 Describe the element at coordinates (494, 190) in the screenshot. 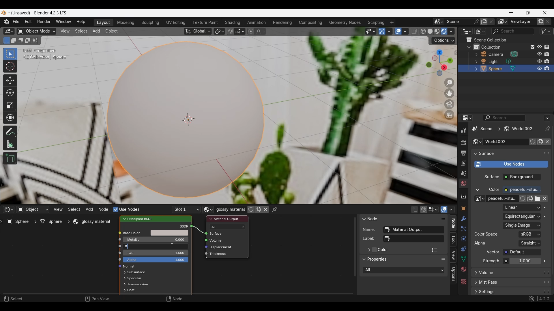

I see `color` at that location.